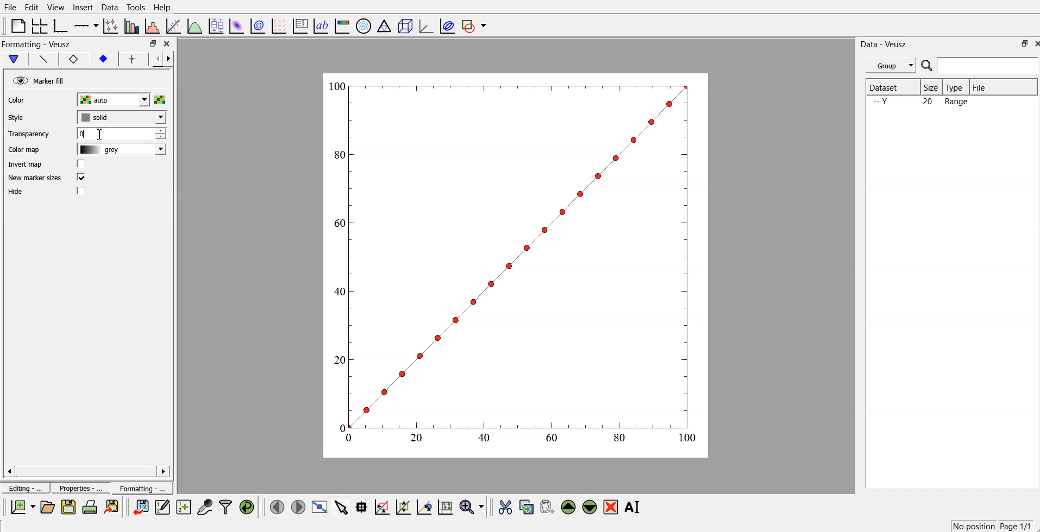 The image size is (1040, 532). I want to click on text label, so click(321, 26).